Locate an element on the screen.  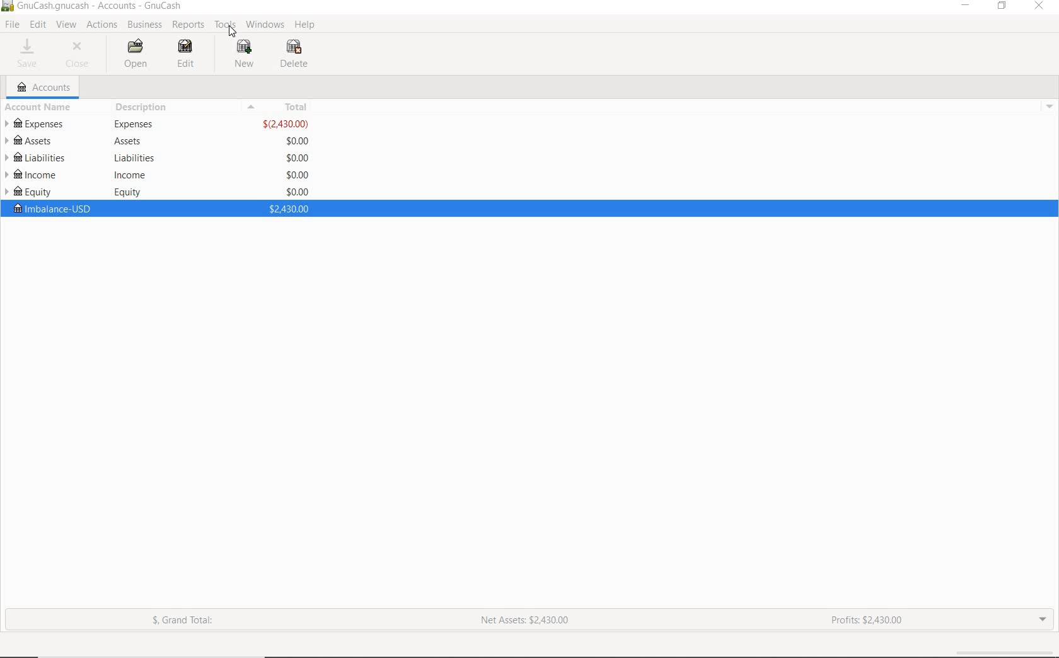
 is located at coordinates (129, 192).